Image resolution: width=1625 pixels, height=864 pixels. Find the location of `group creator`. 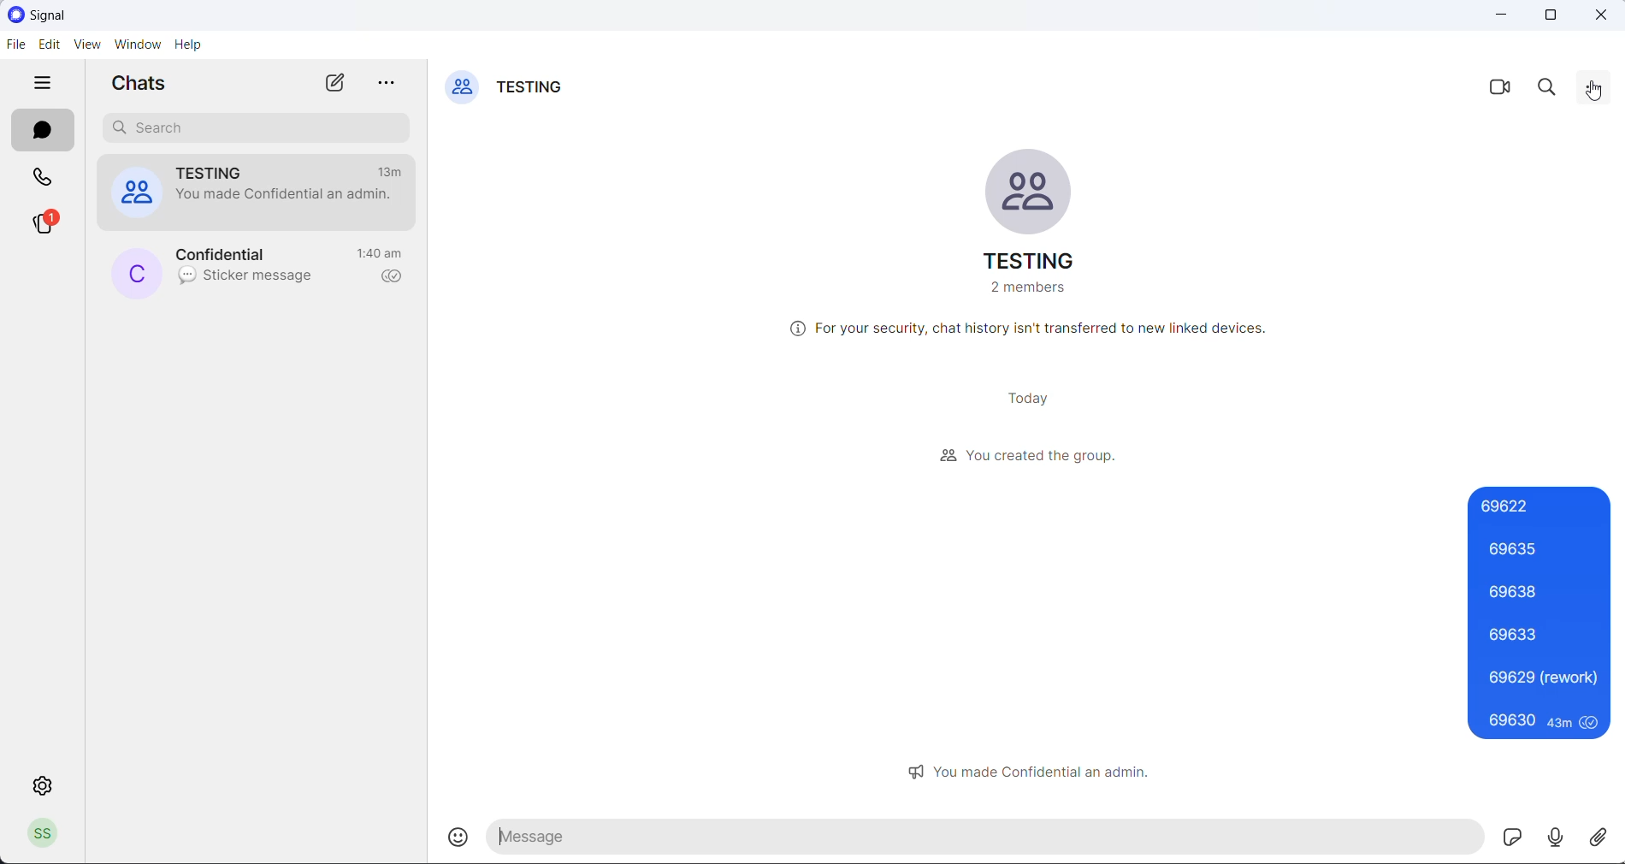

group creator is located at coordinates (1028, 455).